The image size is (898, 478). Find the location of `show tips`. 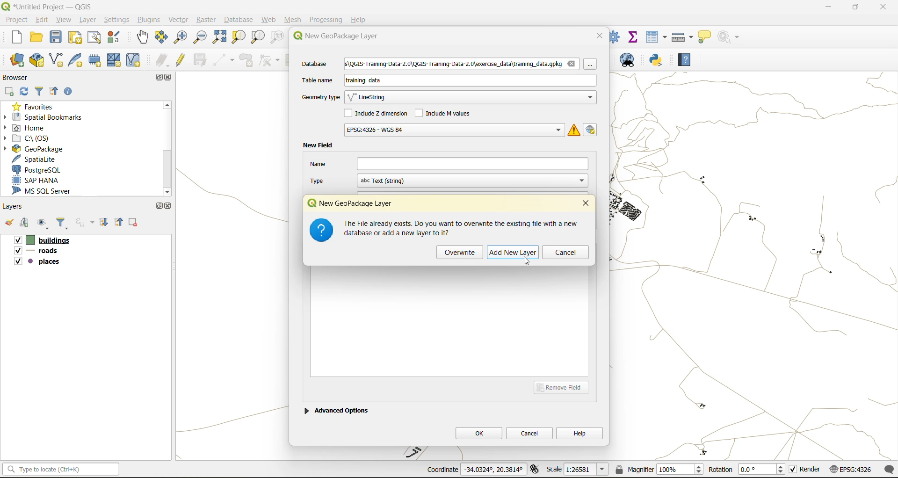

show tips is located at coordinates (705, 37).